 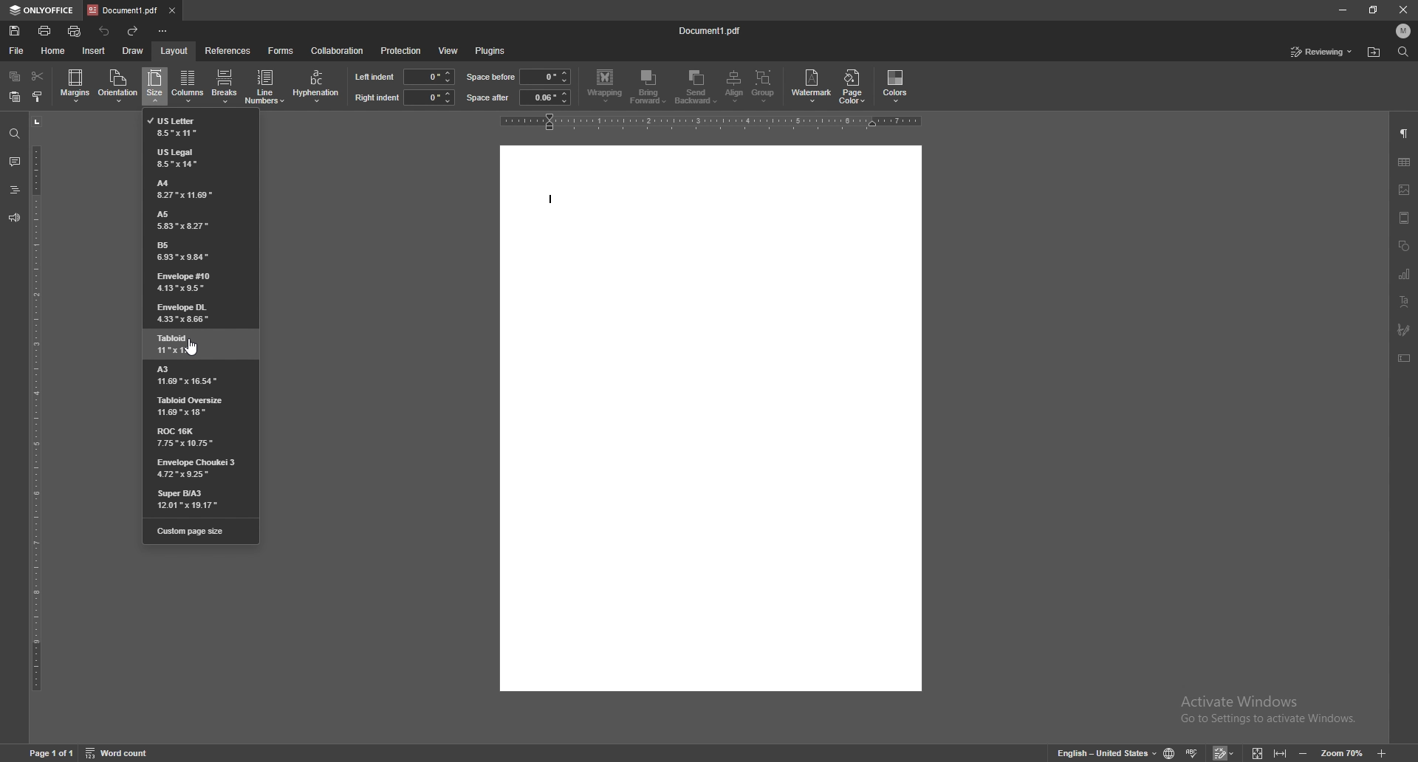 I want to click on quick print, so click(x=75, y=31).